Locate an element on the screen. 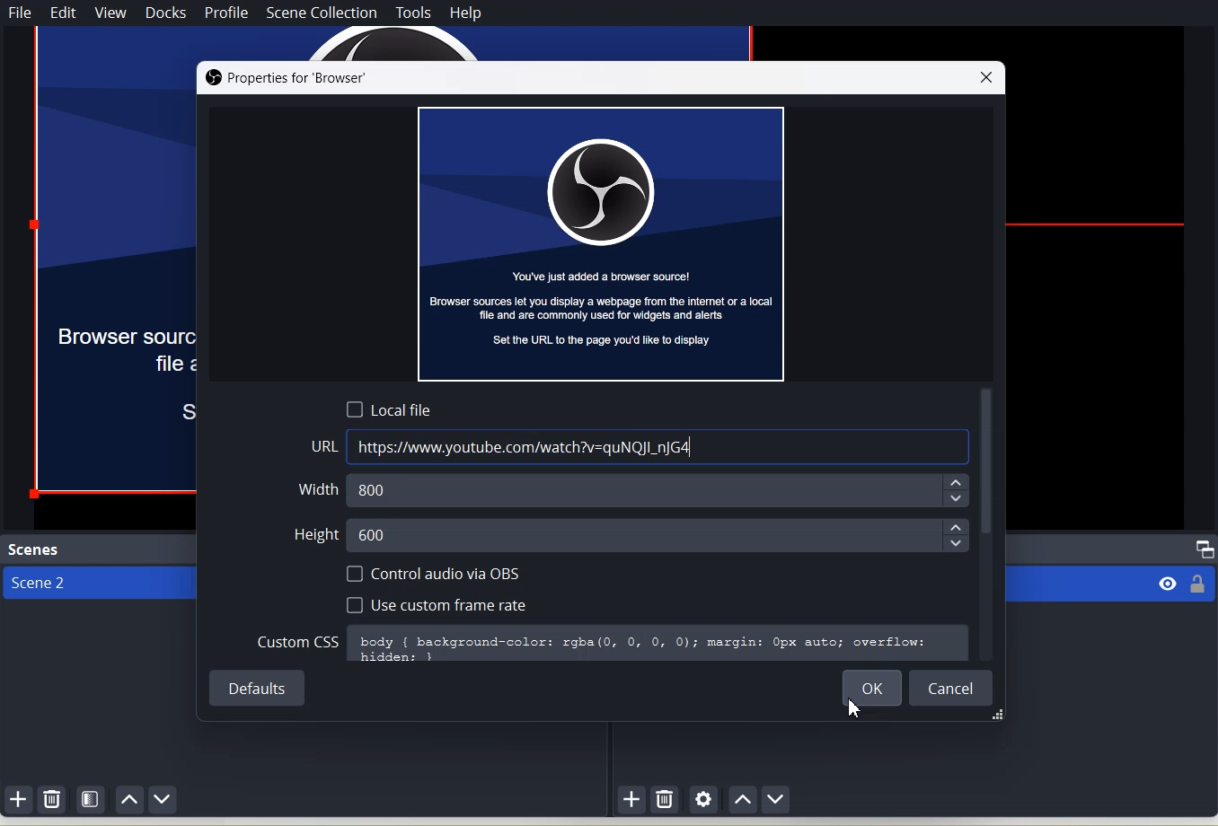  Default is located at coordinates (256, 687).